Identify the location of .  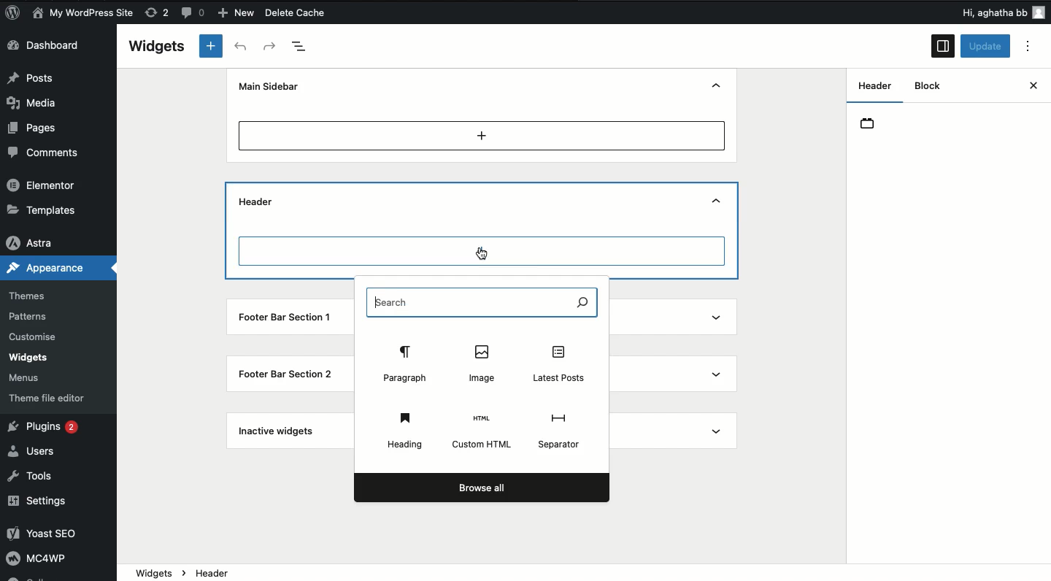
(976, 12).